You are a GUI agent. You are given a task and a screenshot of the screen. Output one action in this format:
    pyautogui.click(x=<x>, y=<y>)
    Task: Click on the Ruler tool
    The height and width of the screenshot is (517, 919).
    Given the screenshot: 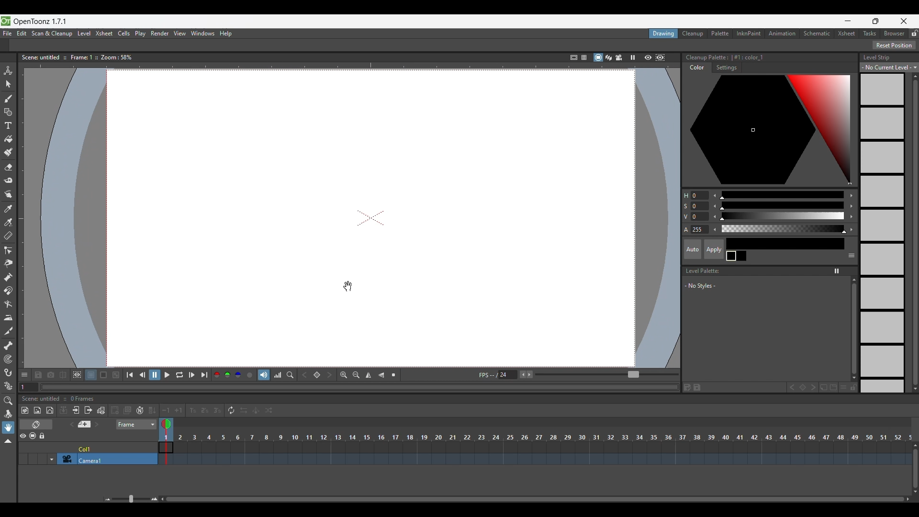 What is the action you would take?
    pyautogui.click(x=8, y=235)
    